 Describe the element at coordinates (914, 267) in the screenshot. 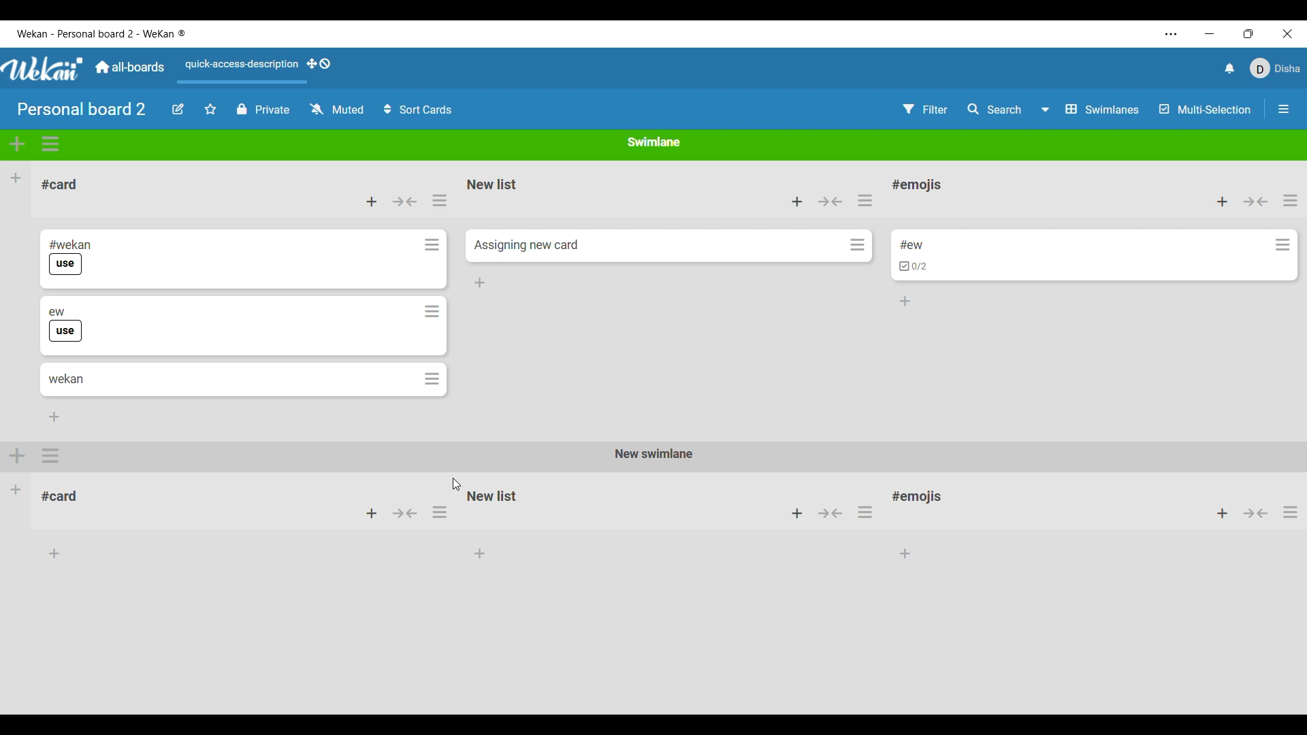

I see `Indicates card has cheklist` at that location.